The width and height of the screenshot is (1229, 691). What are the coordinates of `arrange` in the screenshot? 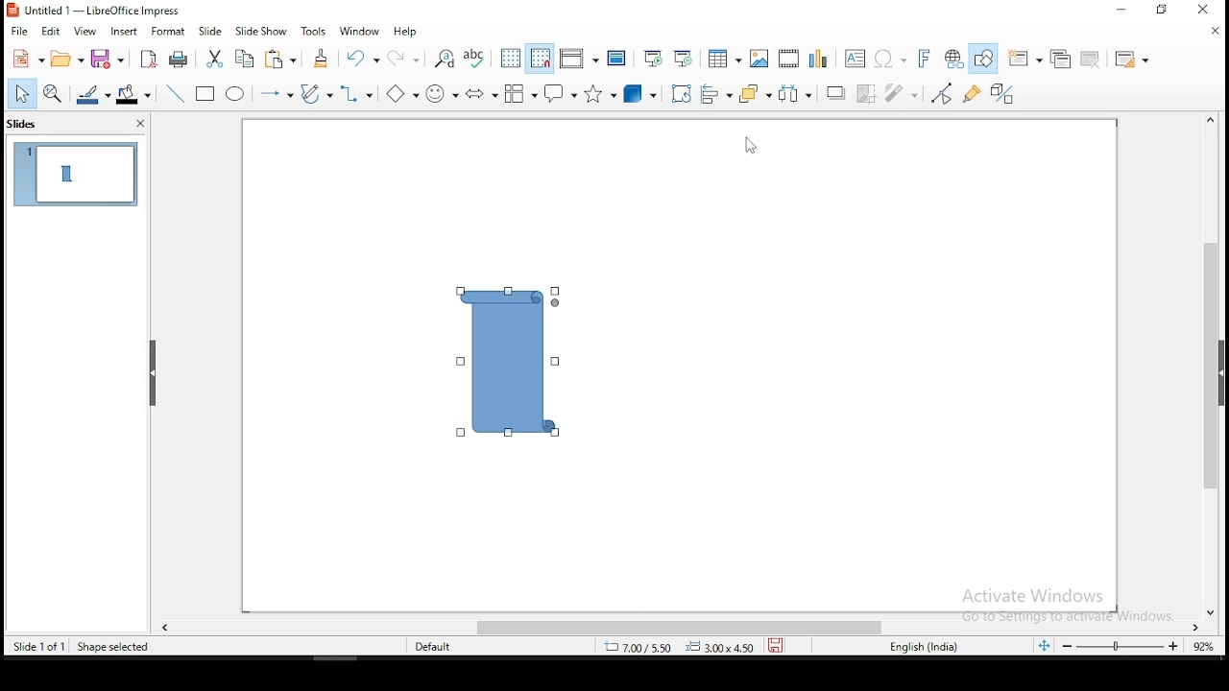 It's located at (755, 94).